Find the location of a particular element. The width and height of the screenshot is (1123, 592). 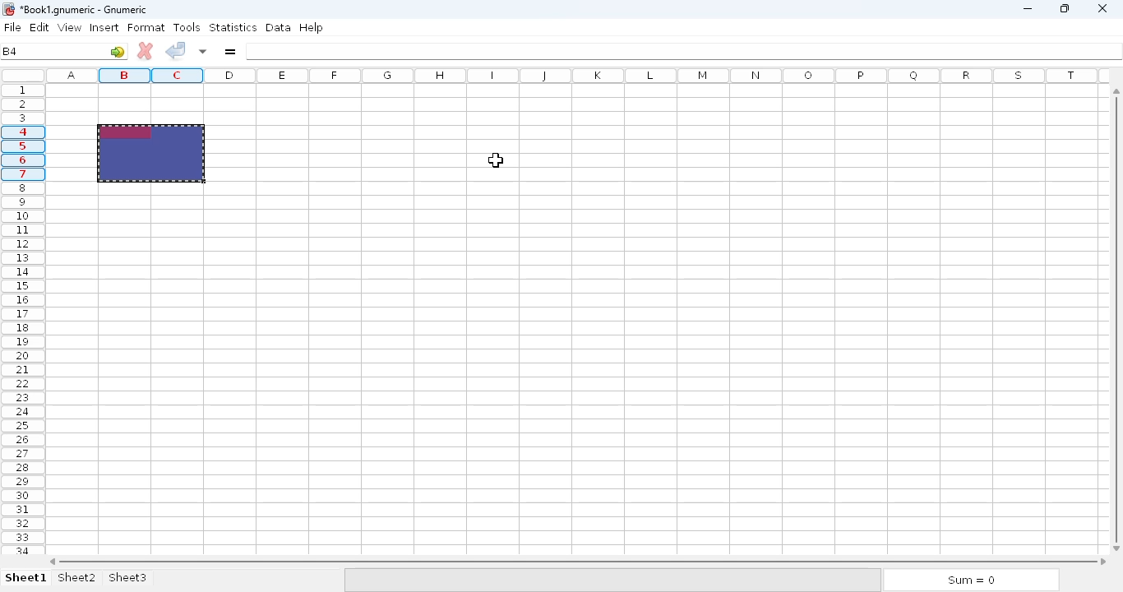

rows is located at coordinates (21, 321).